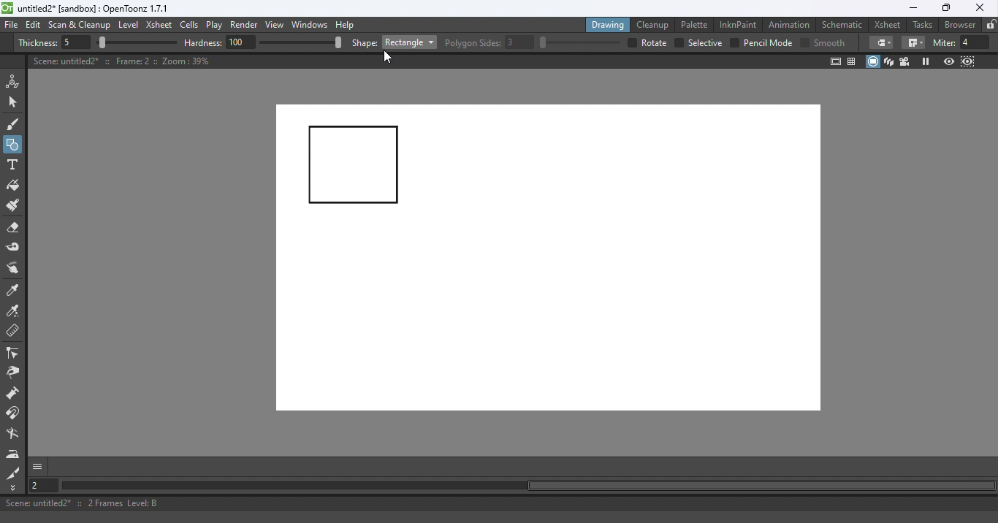 Image resolution: width=998 pixels, height=523 pixels. I want to click on 5, so click(74, 43).